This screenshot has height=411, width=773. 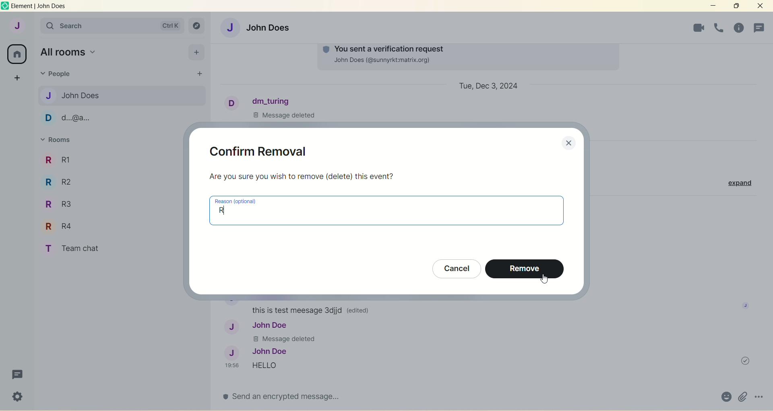 I want to click on Message Deleted, so click(x=288, y=115).